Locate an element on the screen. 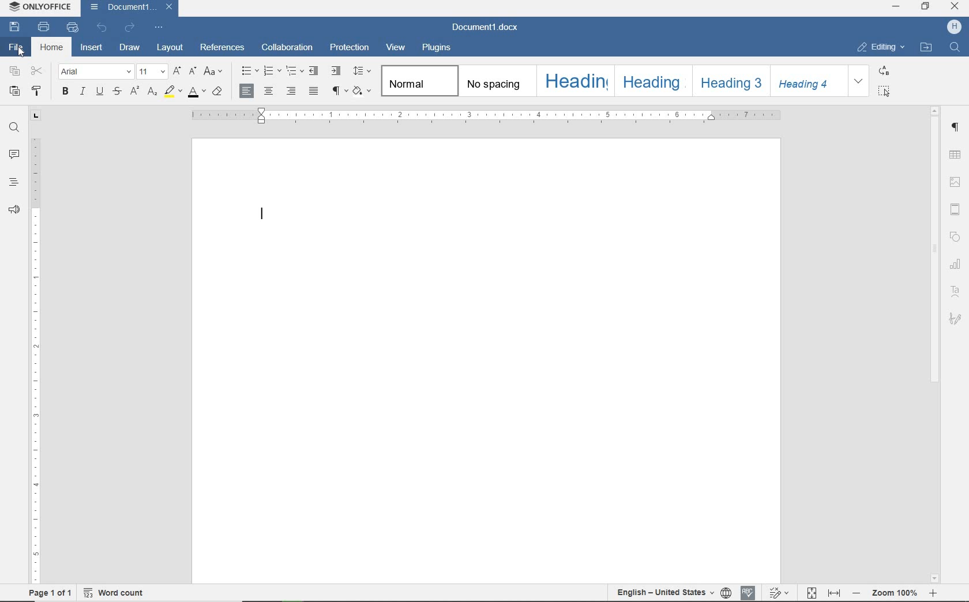 Image resolution: width=969 pixels, height=602 pixels. bullets is located at coordinates (250, 70).